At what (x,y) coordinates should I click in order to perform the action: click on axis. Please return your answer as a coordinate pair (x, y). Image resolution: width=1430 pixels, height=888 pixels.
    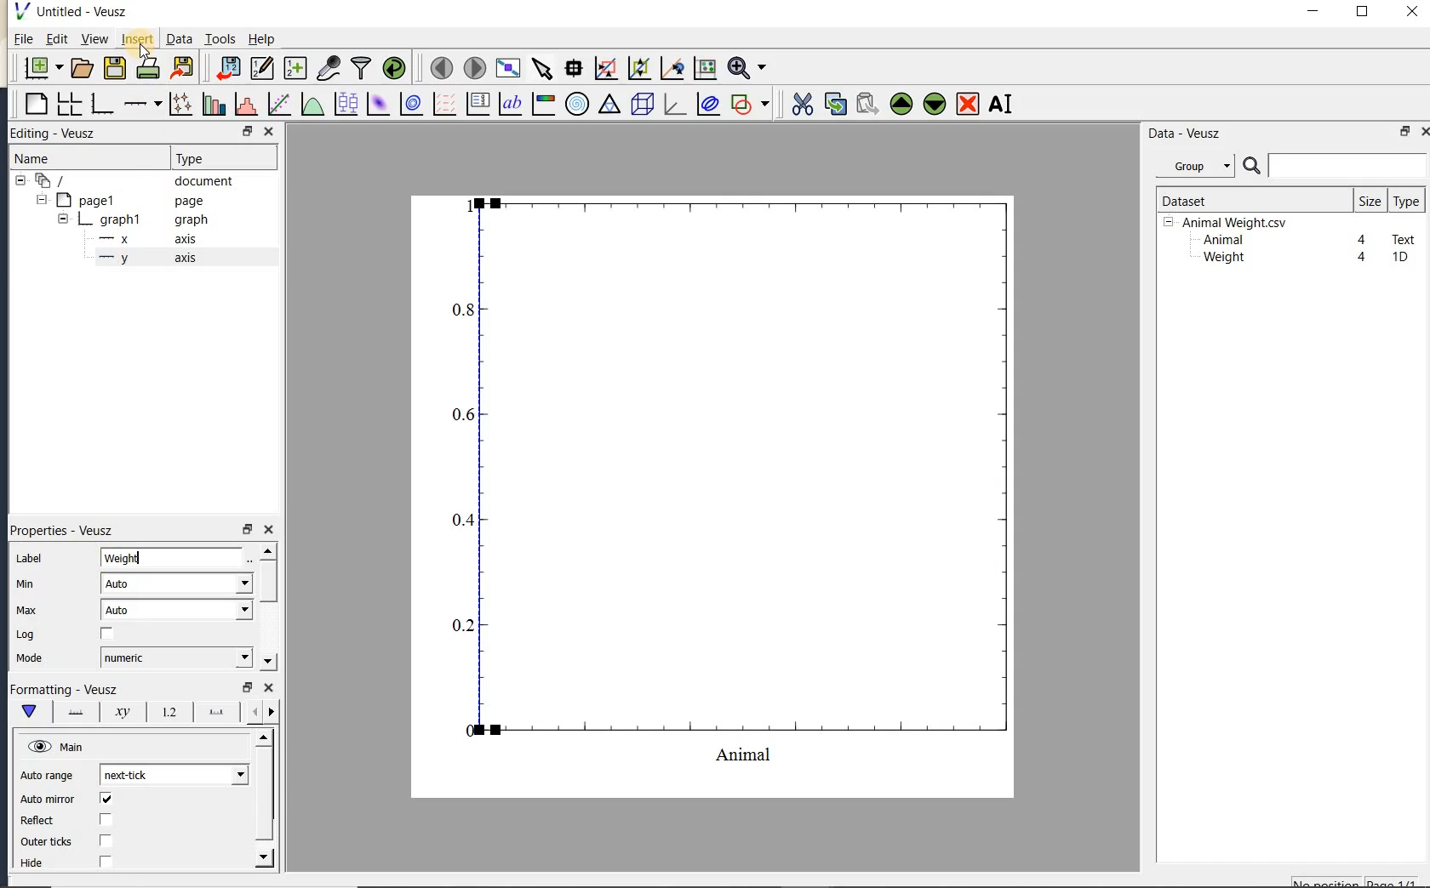
    Looking at the image, I should click on (144, 259).